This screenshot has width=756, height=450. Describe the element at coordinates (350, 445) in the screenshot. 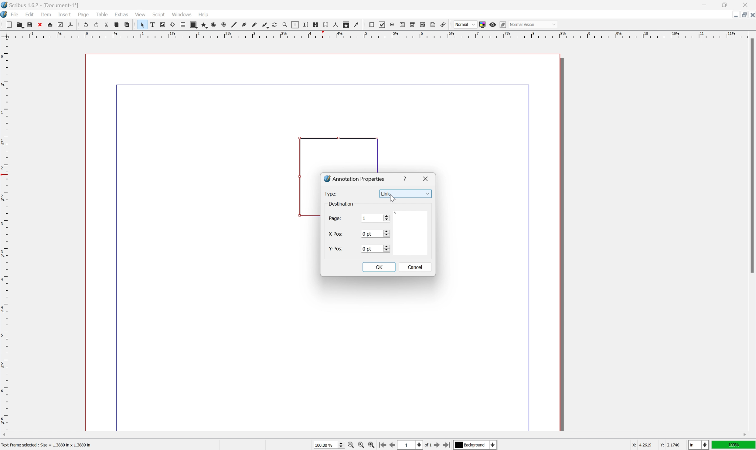

I see `zoom out` at that location.